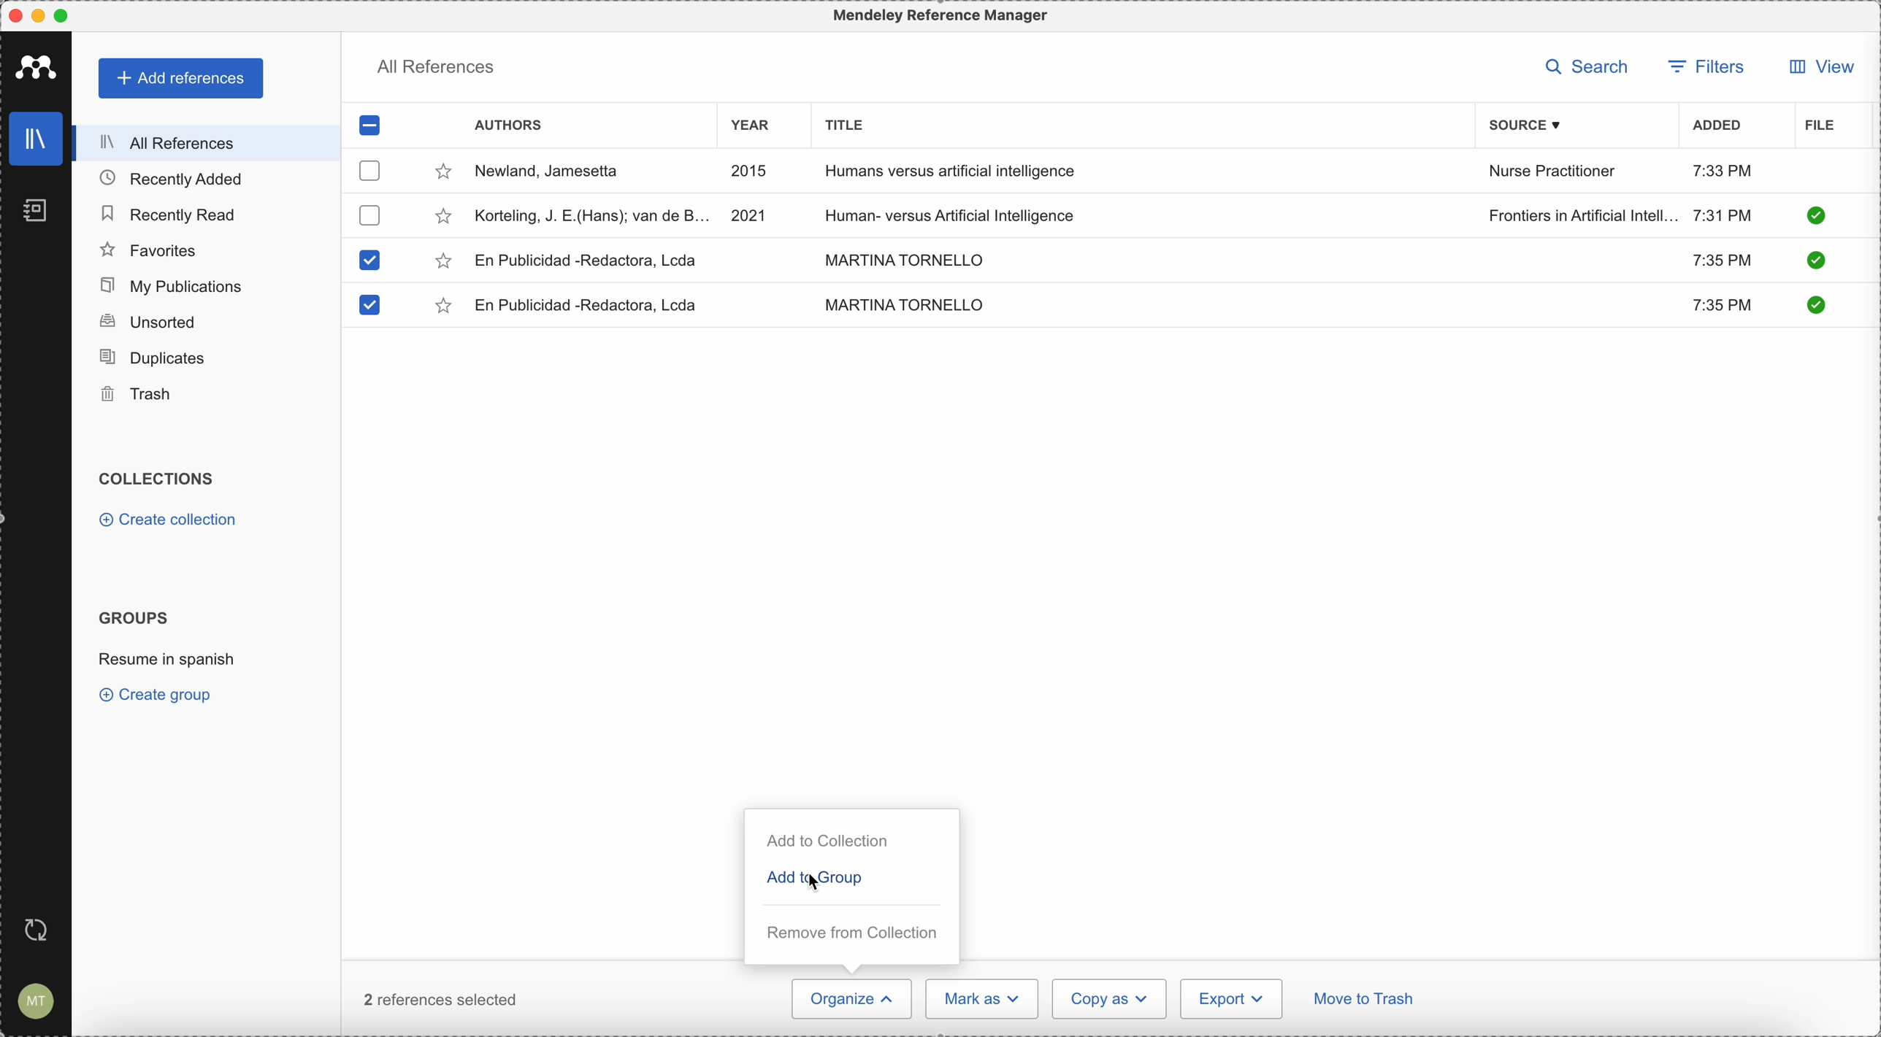 This screenshot has width=1881, height=1037. Describe the element at coordinates (37, 64) in the screenshot. I see `Mendeley icon` at that location.